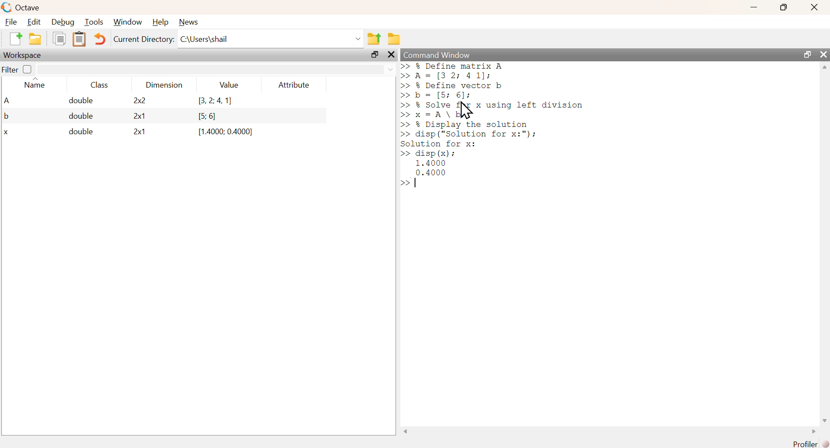 The width and height of the screenshot is (830, 448). Describe the element at coordinates (8, 133) in the screenshot. I see `x` at that location.